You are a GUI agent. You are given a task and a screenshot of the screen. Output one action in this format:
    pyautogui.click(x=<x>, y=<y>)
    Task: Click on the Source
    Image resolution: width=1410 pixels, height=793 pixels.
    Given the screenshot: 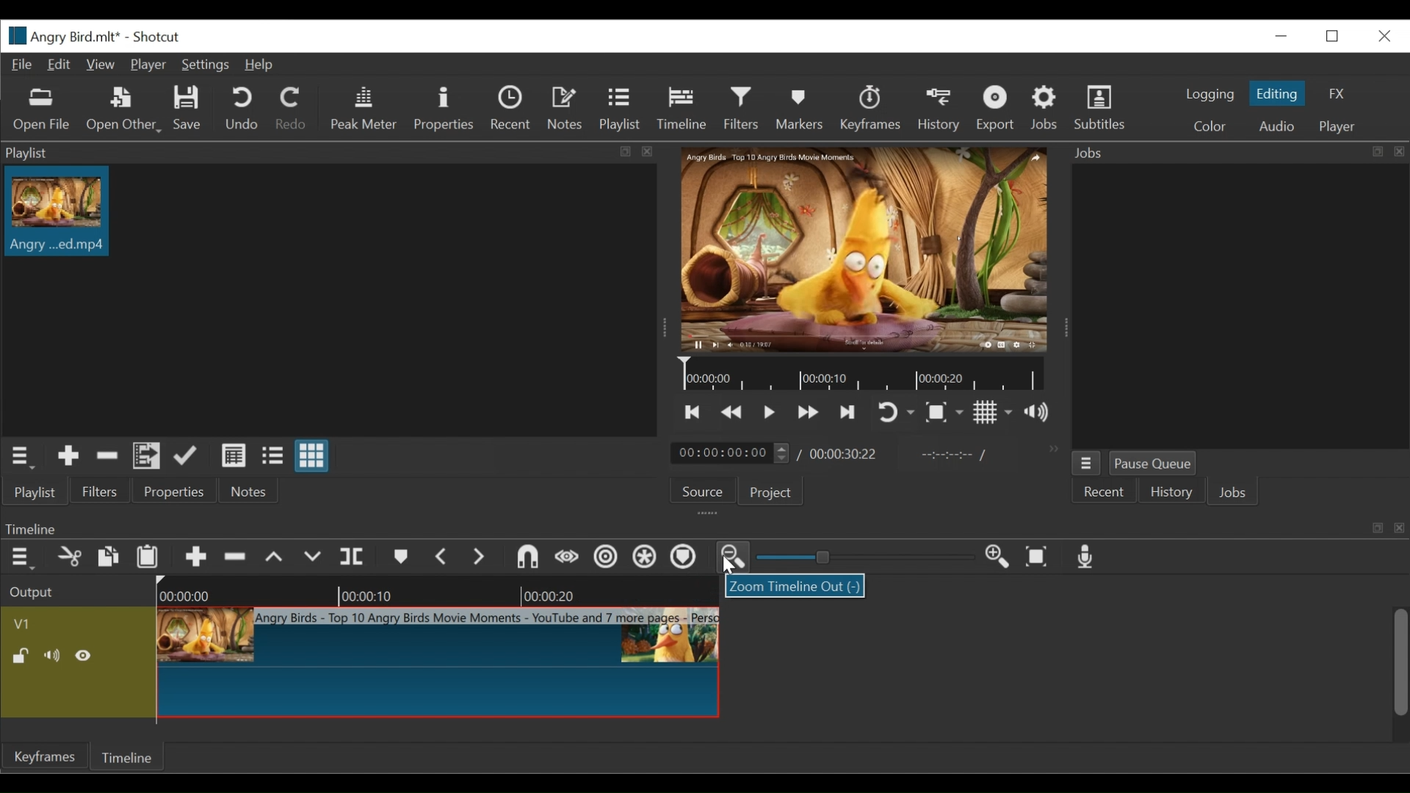 What is the action you would take?
    pyautogui.click(x=703, y=491)
    